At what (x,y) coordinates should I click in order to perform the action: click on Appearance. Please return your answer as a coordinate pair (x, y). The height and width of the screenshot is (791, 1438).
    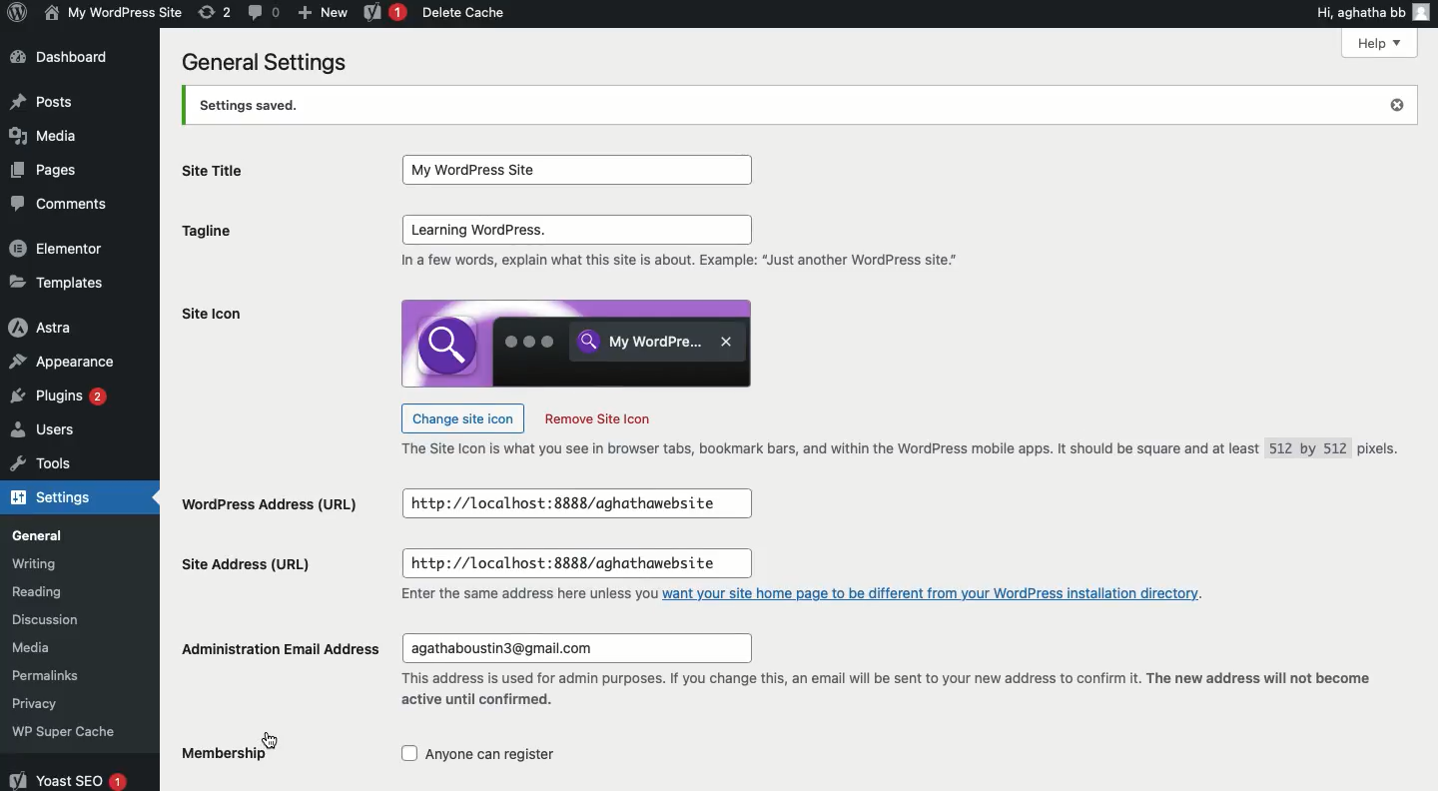
    Looking at the image, I should click on (70, 359).